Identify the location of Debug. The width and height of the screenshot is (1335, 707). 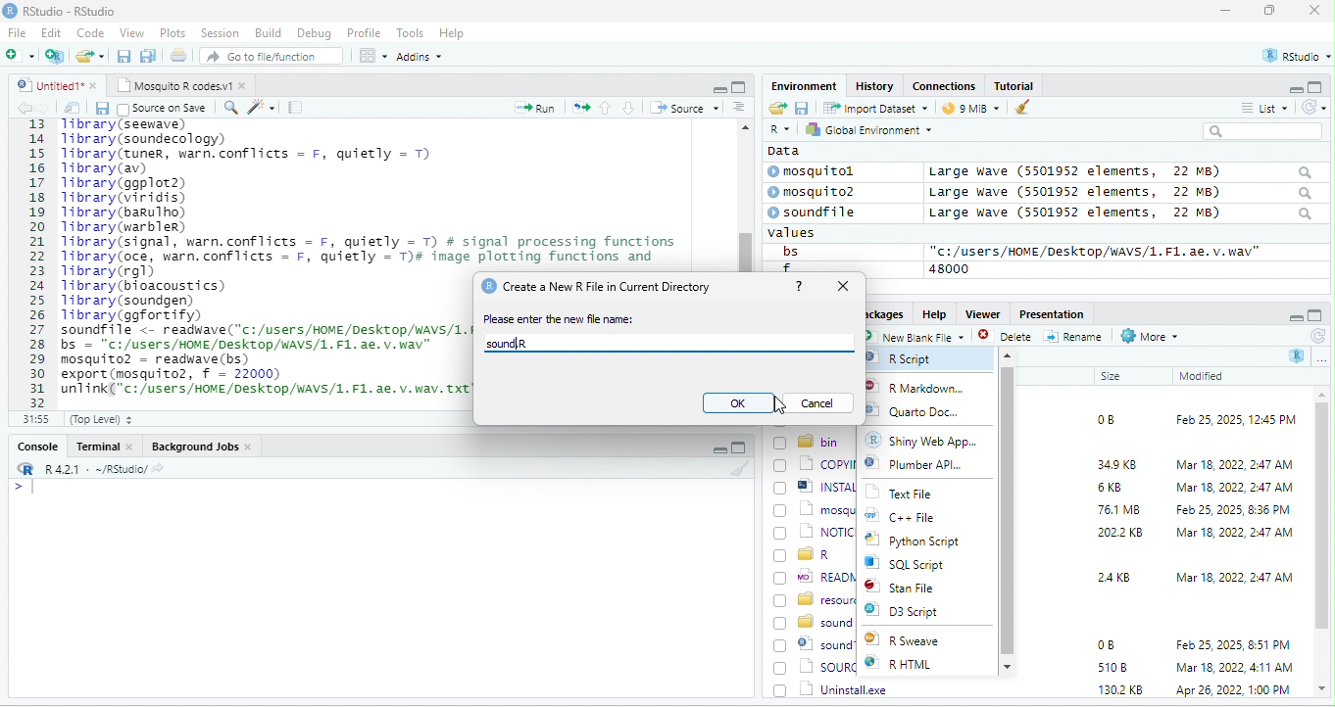
(314, 32).